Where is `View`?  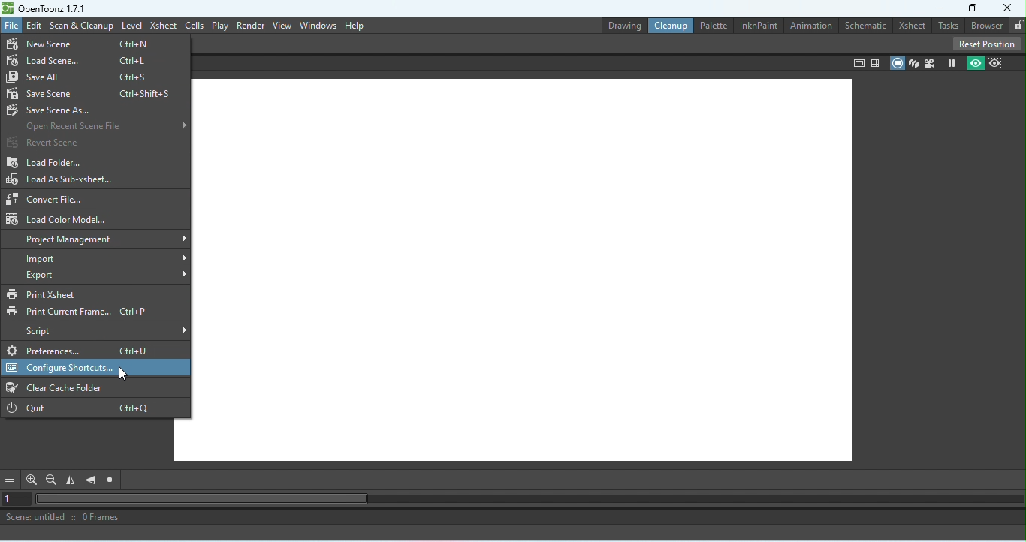 View is located at coordinates (281, 26).